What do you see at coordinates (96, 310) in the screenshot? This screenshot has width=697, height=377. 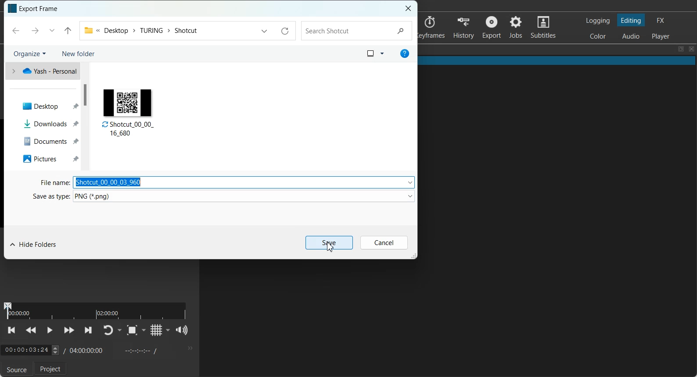 I see `duration` at bounding box center [96, 310].